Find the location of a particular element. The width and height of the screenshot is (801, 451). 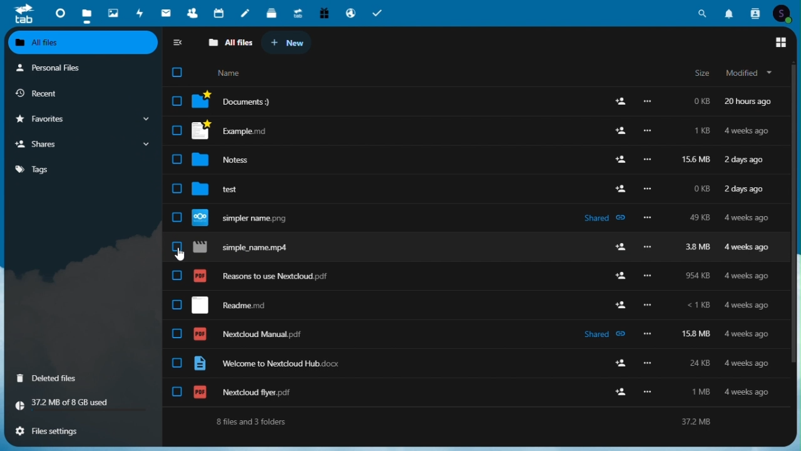

notes is located at coordinates (246, 14).